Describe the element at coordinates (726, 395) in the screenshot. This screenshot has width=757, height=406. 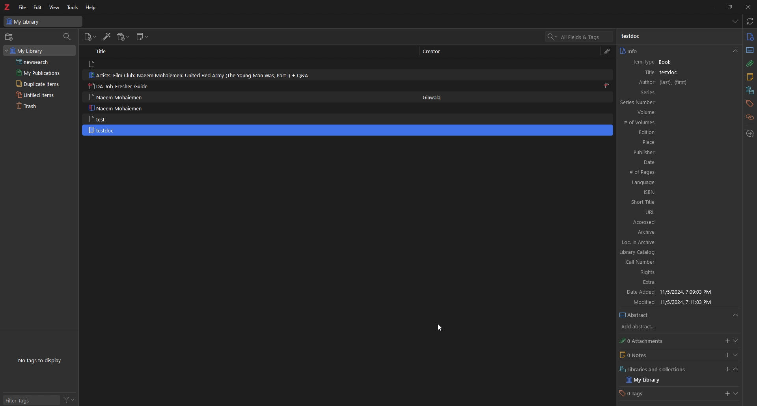
I see `add tags` at that location.